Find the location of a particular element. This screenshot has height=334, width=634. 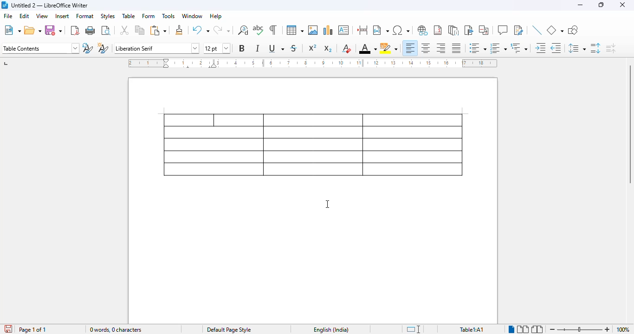

0 words, 0 characters is located at coordinates (115, 329).